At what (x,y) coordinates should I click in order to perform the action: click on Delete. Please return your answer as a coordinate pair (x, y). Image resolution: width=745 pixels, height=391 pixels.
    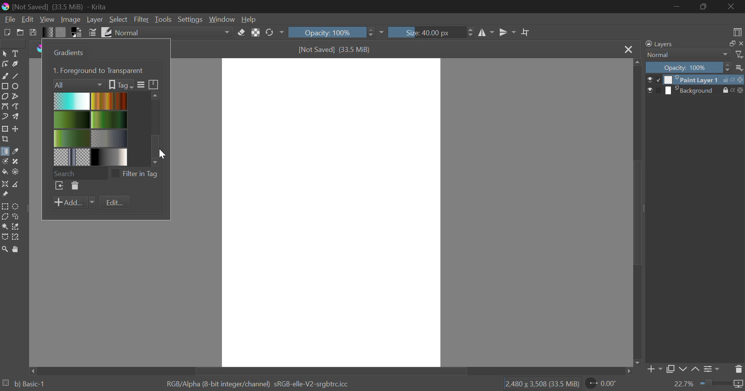
    Looking at the image, I should click on (74, 186).